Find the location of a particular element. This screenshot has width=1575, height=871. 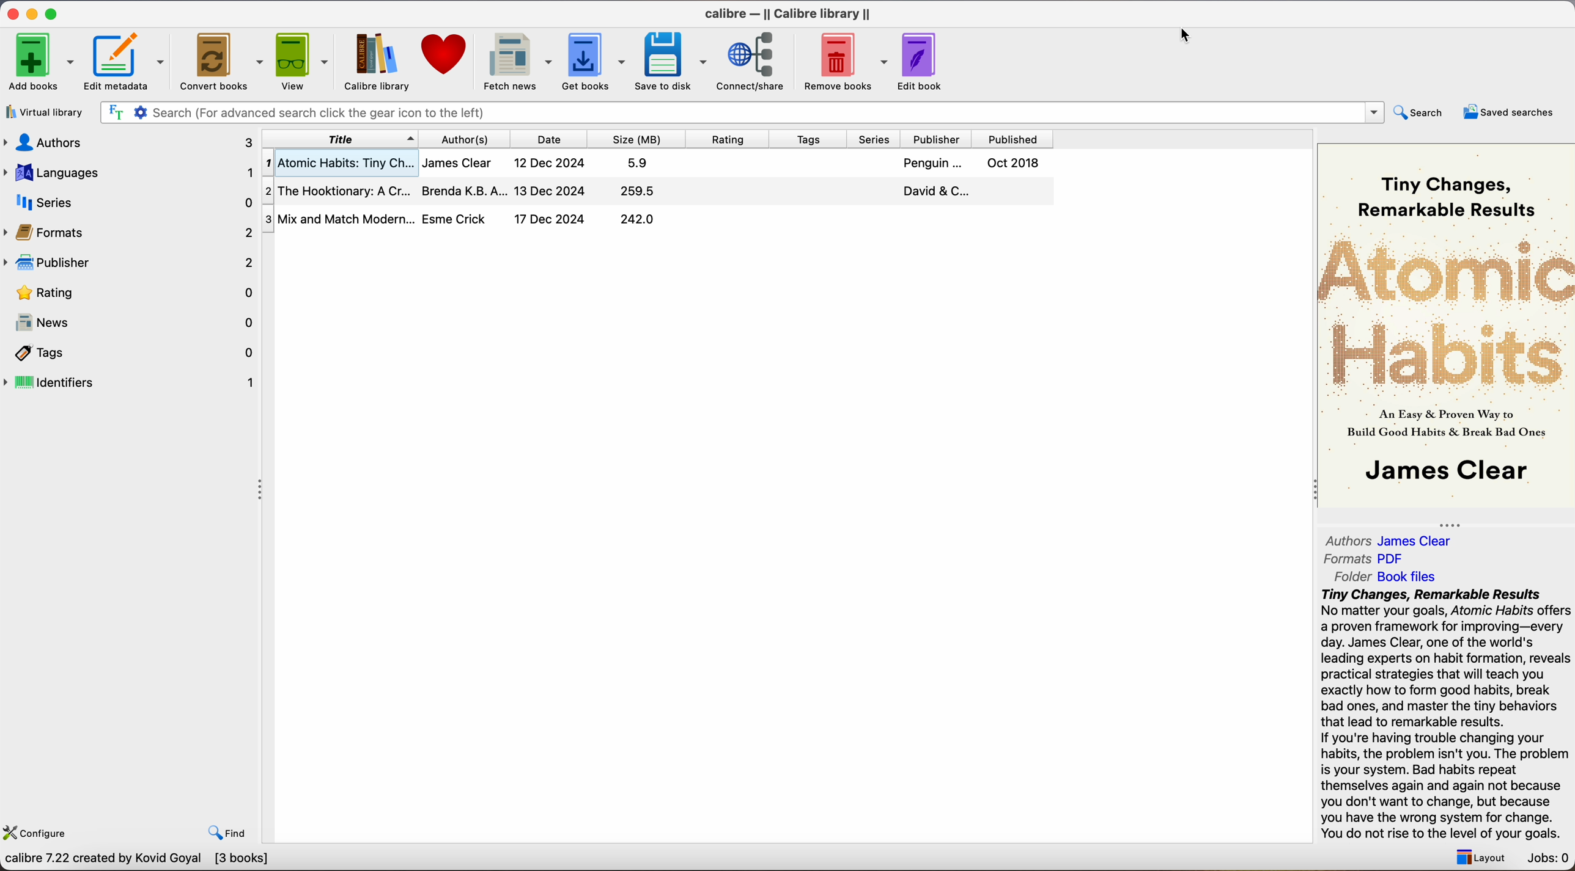

size is located at coordinates (639, 140).